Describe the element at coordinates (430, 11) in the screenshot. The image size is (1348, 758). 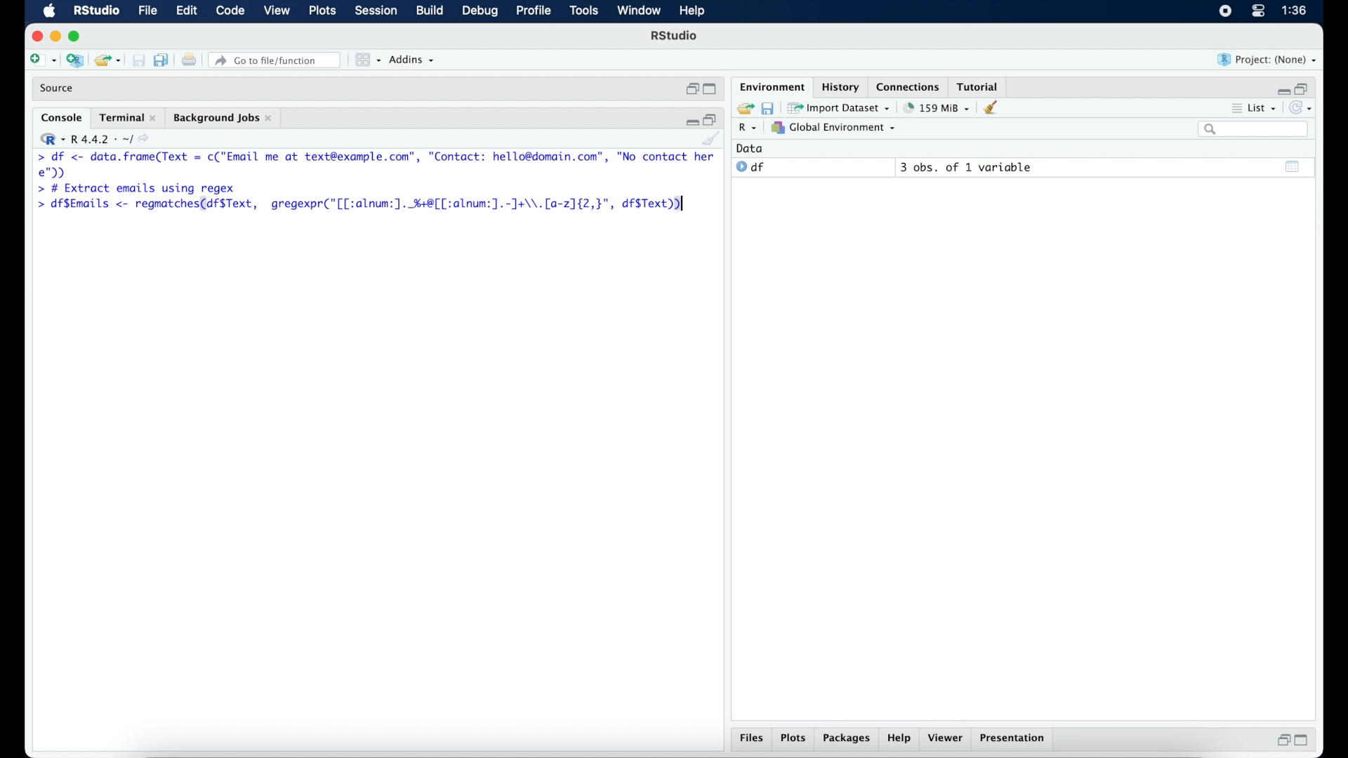
I see `build` at that location.